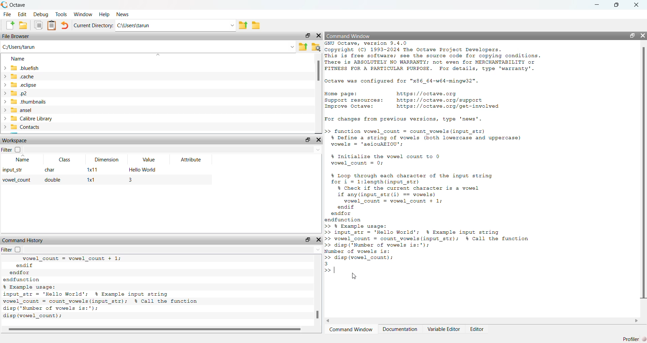 This screenshot has width=647, height=343. Describe the element at coordinates (319, 94) in the screenshot. I see `vertical scroll bar` at that location.